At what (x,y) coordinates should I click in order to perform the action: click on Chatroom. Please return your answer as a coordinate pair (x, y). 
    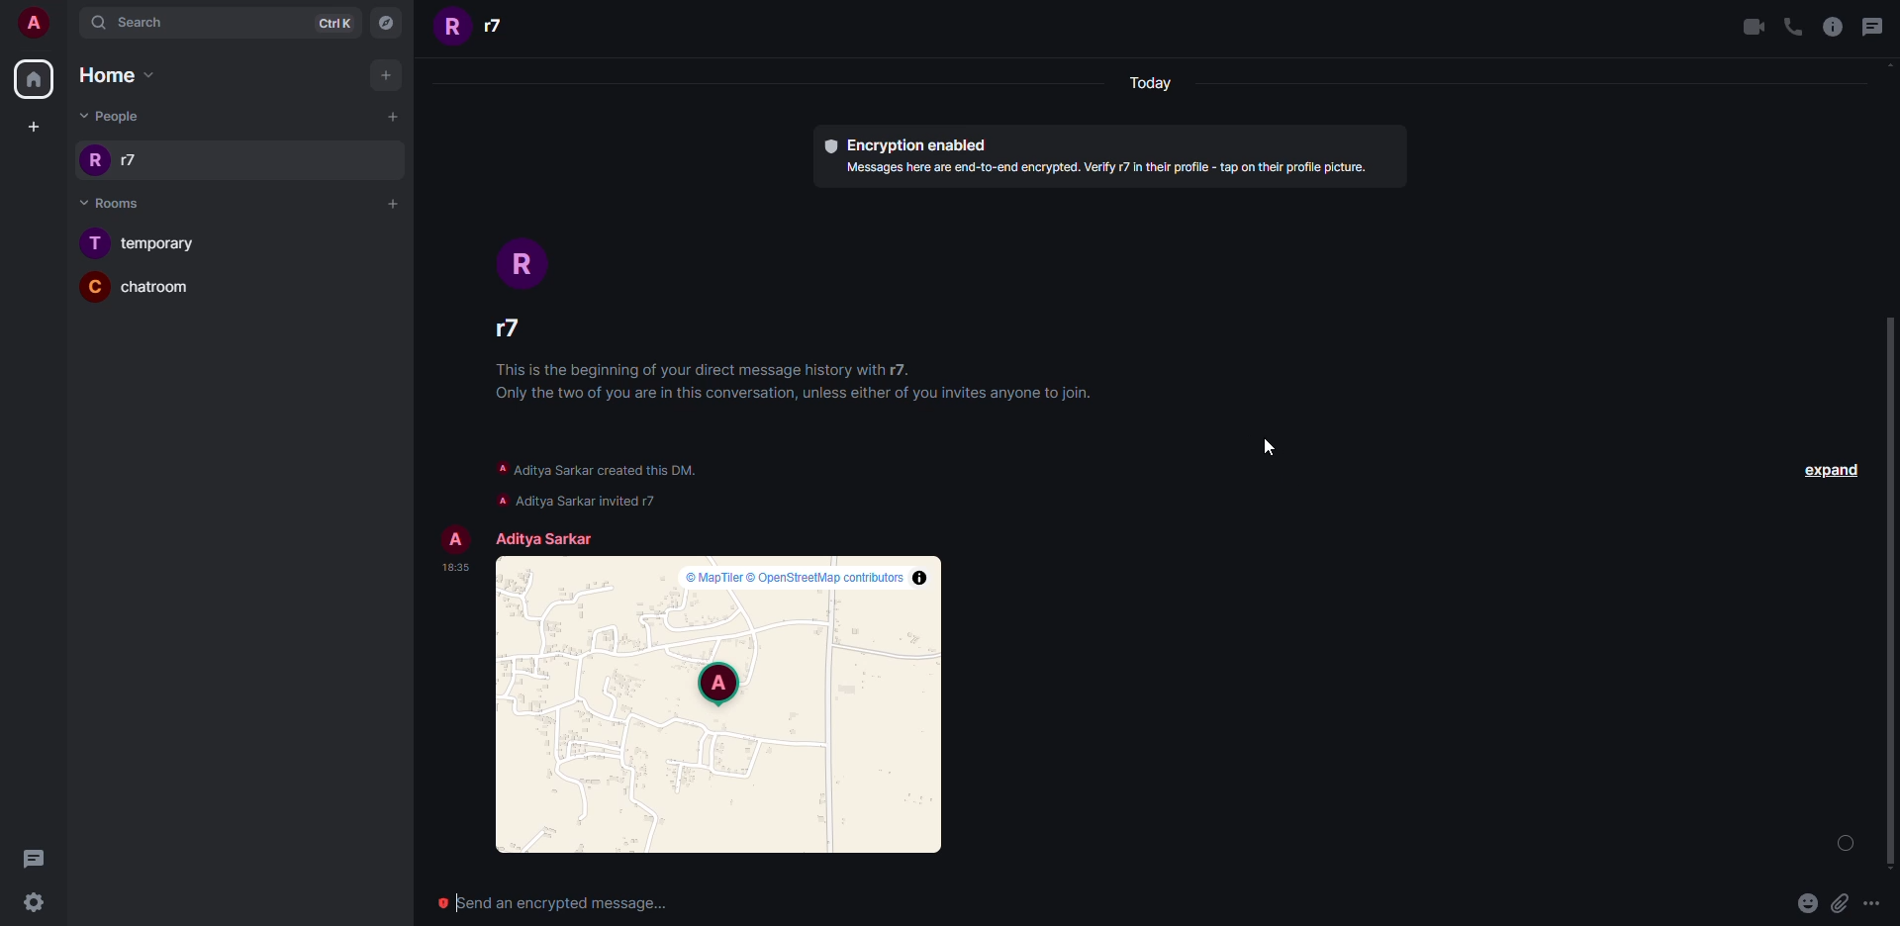
    Looking at the image, I should click on (138, 288).